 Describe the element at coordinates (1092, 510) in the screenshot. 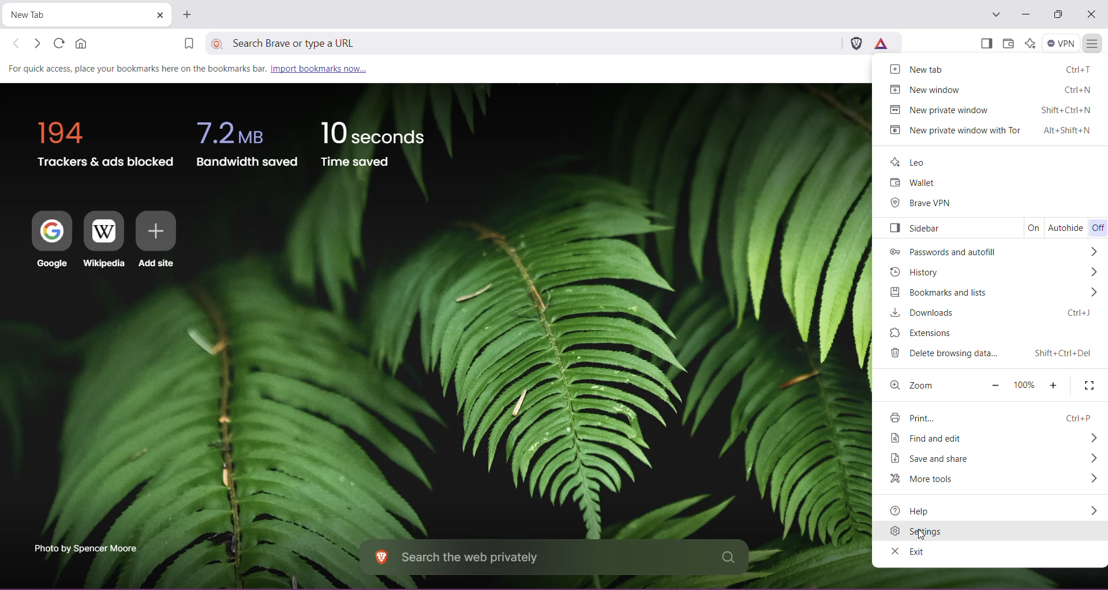

I see `More options` at that location.